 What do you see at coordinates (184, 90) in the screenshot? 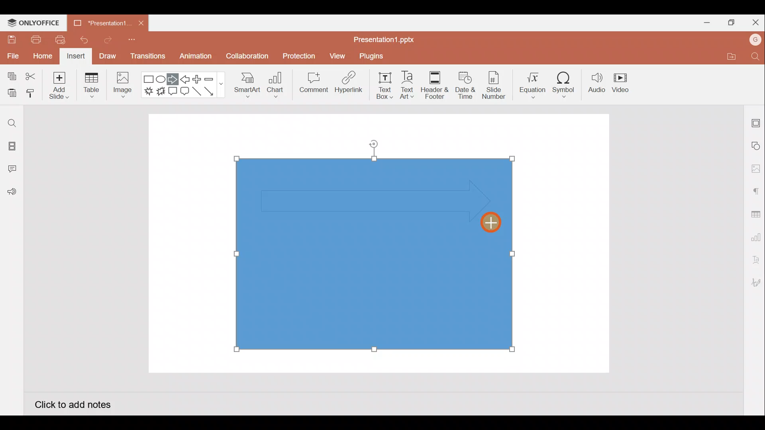
I see `Rounded Rectangular callout` at bounding box center [184, 90].